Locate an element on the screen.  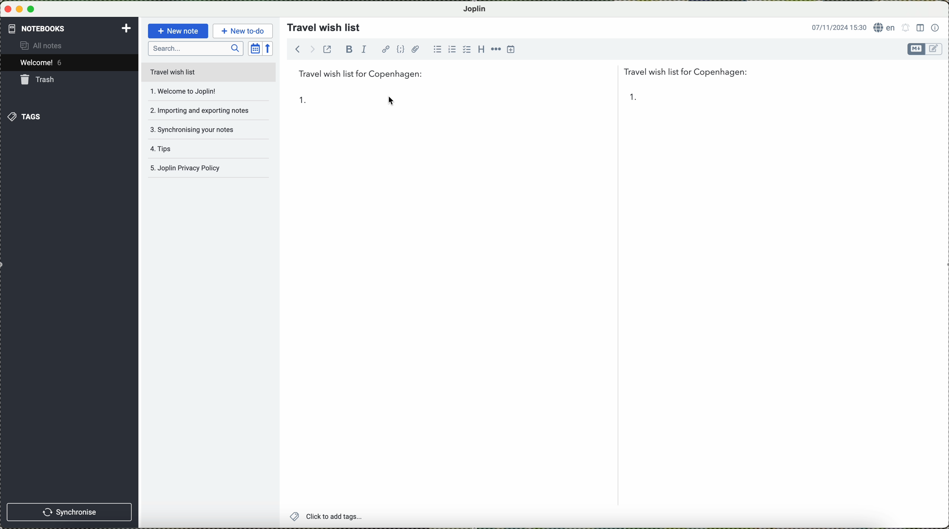
tags is located at coordinates (25, 116).